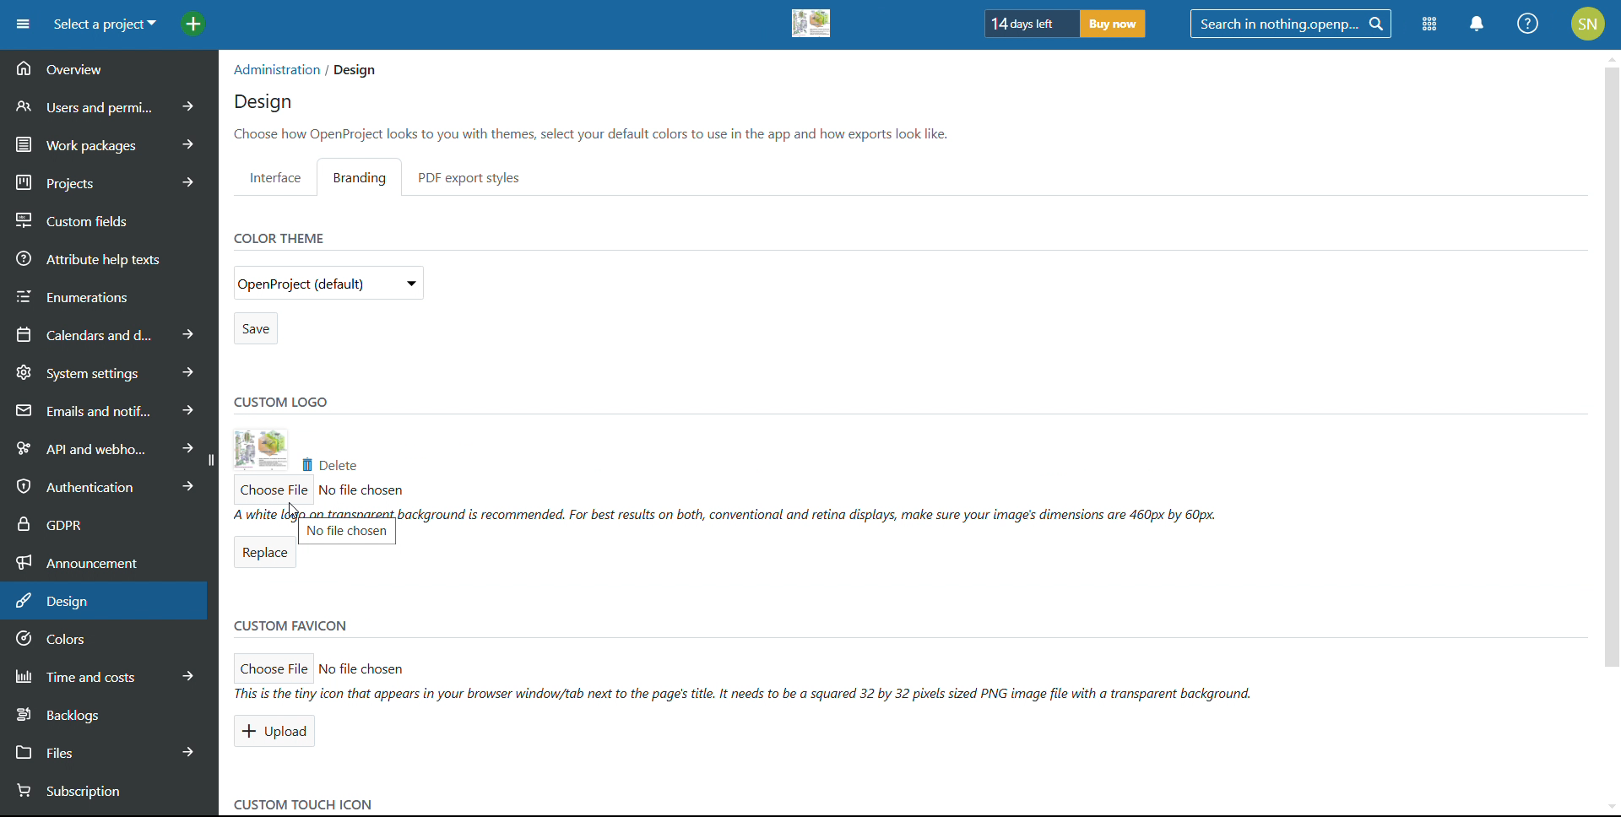 This screenshot has width=1621, height=817. Describe the element at coordinates (104, 24) in the screenshot. I see `select a project` at that location.